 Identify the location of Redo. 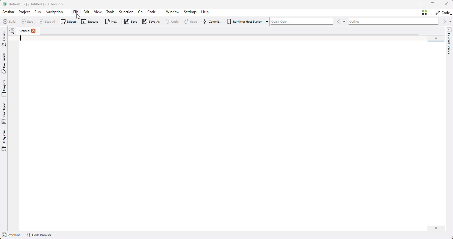
(170, 21).